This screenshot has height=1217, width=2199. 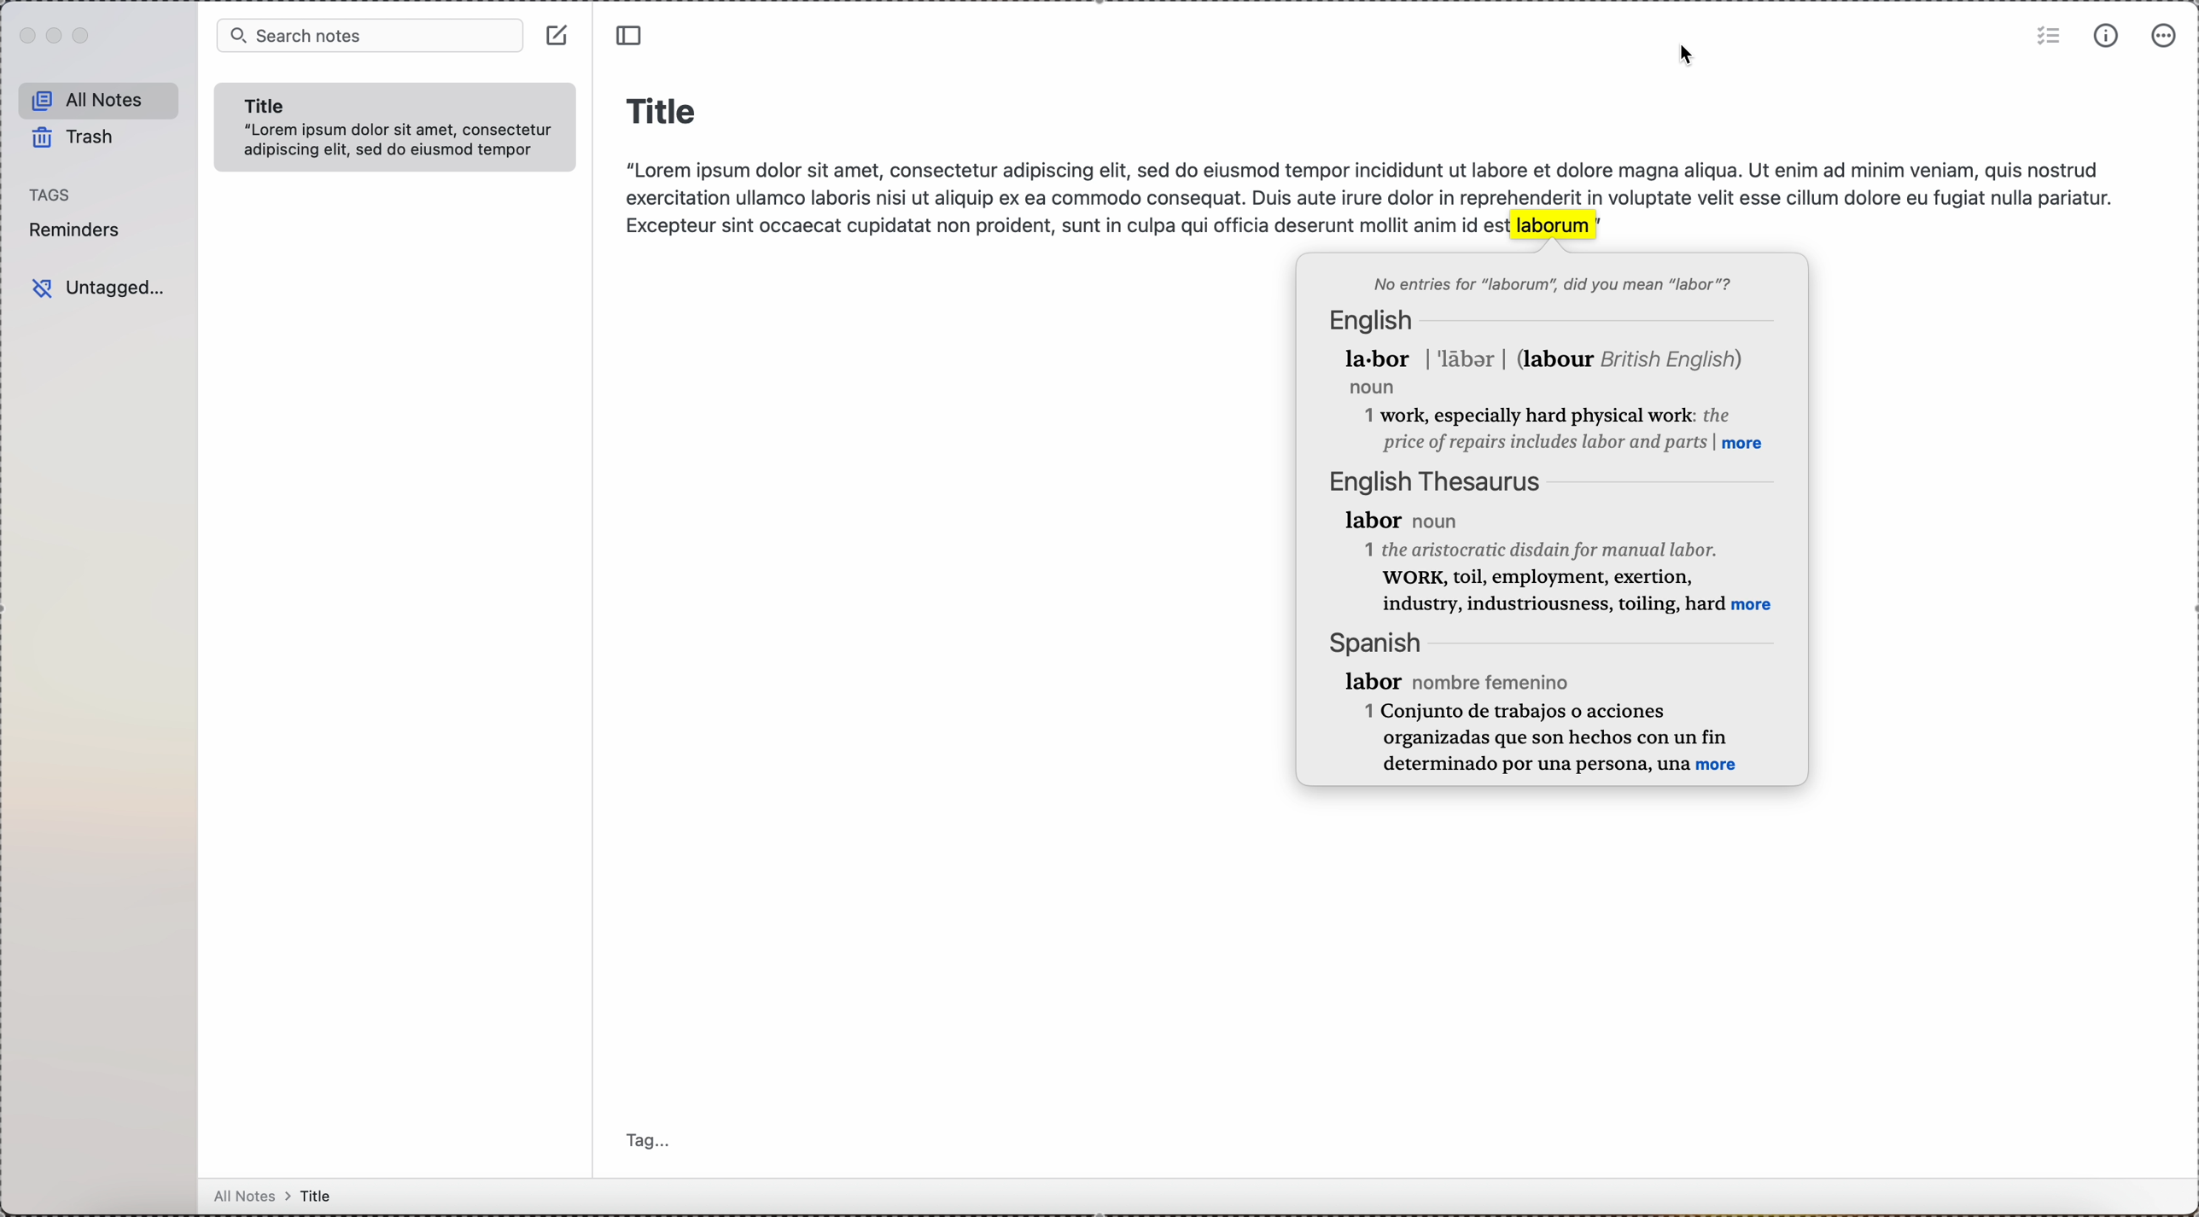 What do you see at coordinates (1549, 378) in the screenshot?
I see `english` at bounding box center [1549, 378].